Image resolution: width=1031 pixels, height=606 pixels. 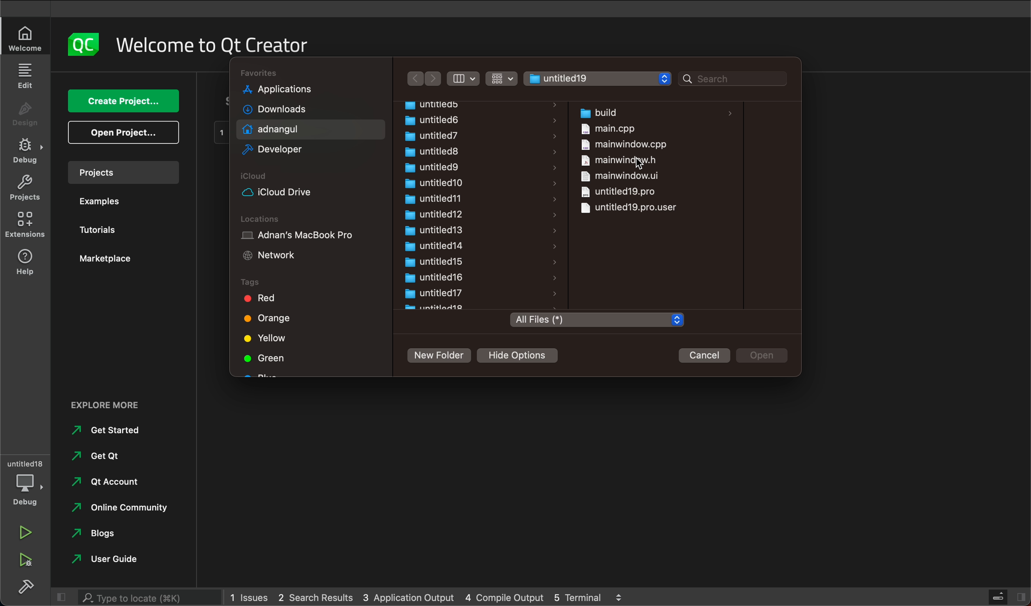 What do you see at coordinates (113, 561) in the screenshot?
I see `user guide` at bounding box center [113, 561].